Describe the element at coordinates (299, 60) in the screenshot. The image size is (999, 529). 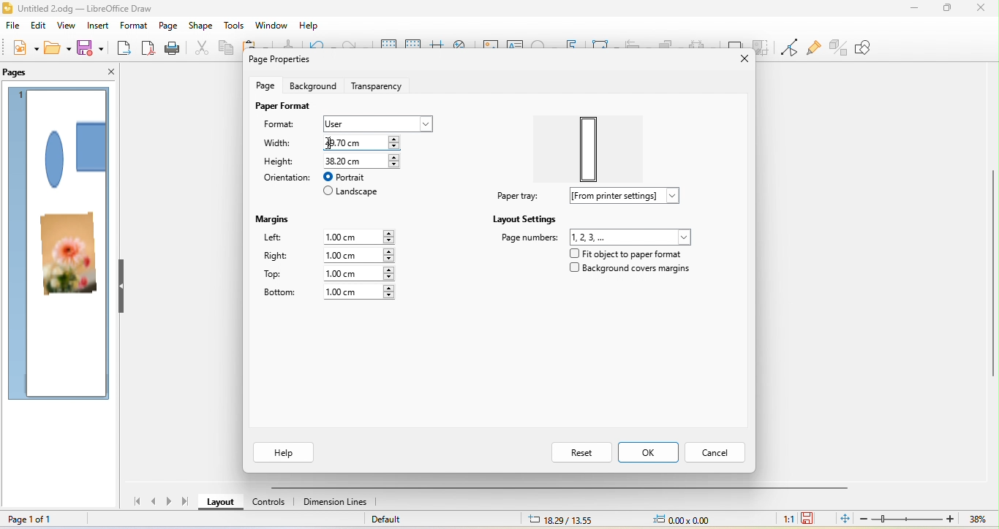
I see `page properties` at that location.